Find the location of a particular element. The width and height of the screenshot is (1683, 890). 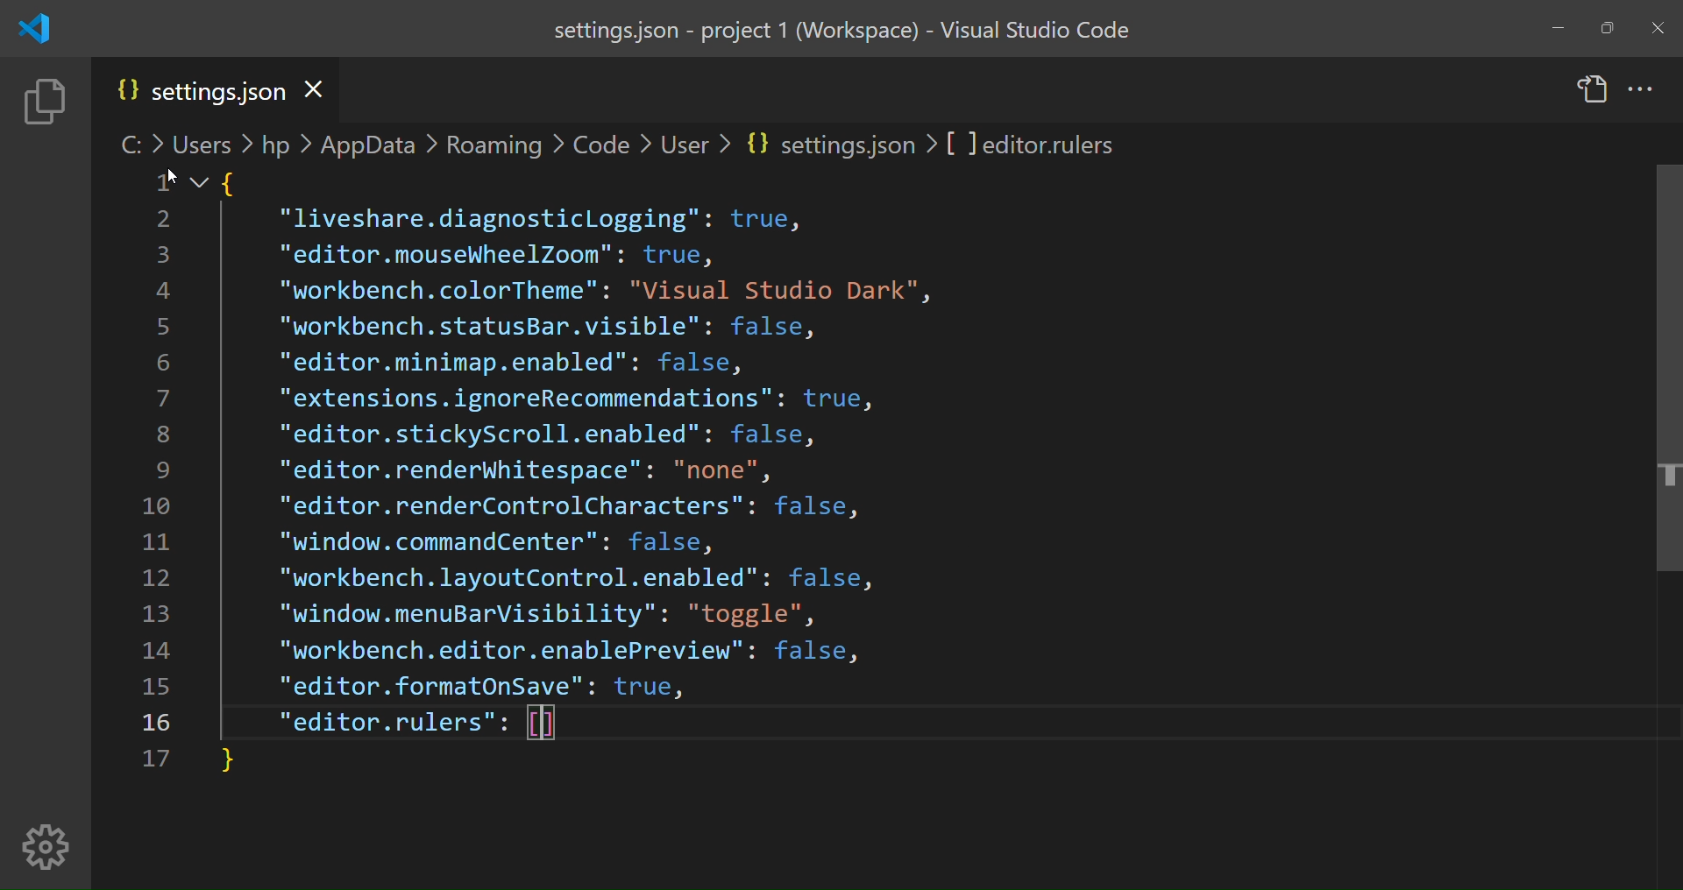

maximize is located at coordinates (1605, 29).